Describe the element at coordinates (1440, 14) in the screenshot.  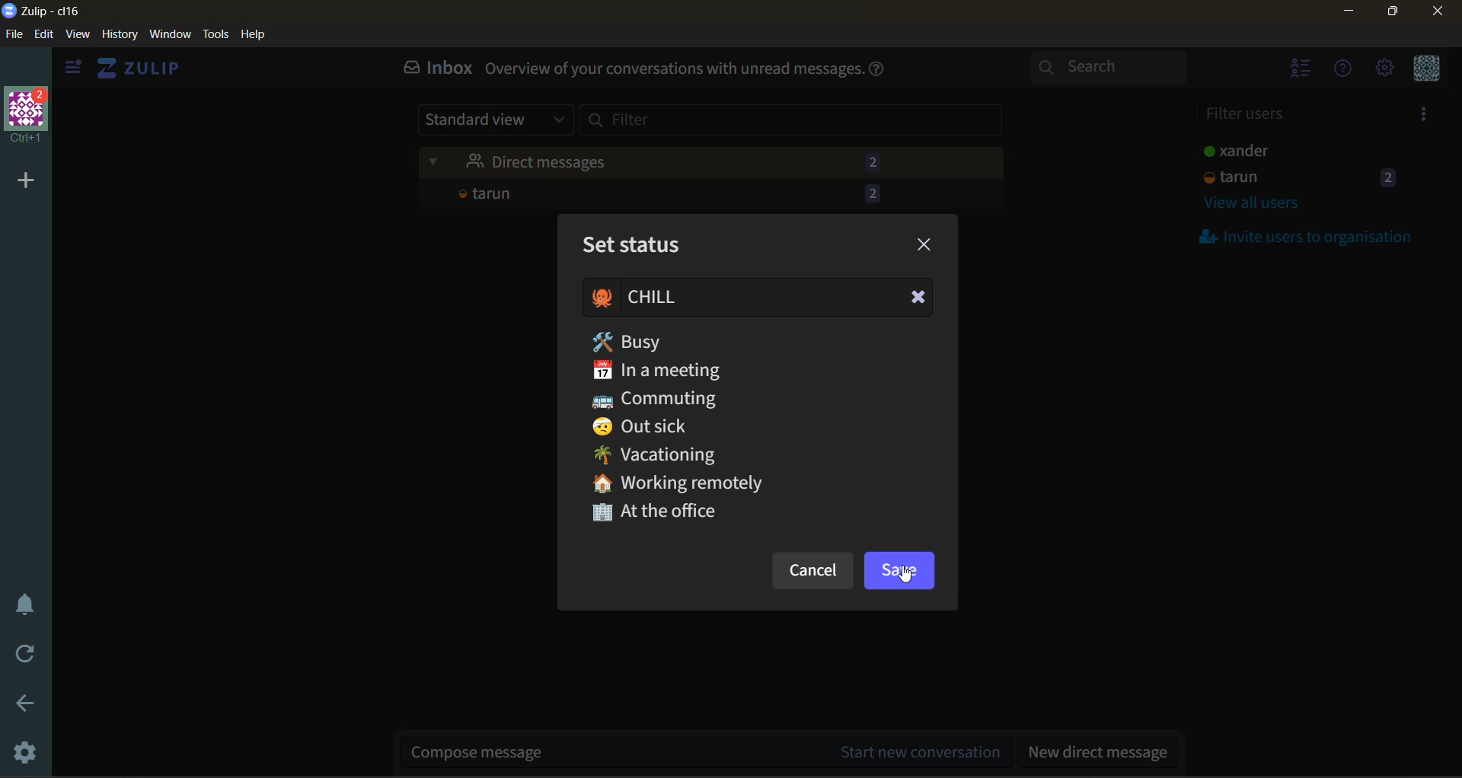
I see `close` at that location.